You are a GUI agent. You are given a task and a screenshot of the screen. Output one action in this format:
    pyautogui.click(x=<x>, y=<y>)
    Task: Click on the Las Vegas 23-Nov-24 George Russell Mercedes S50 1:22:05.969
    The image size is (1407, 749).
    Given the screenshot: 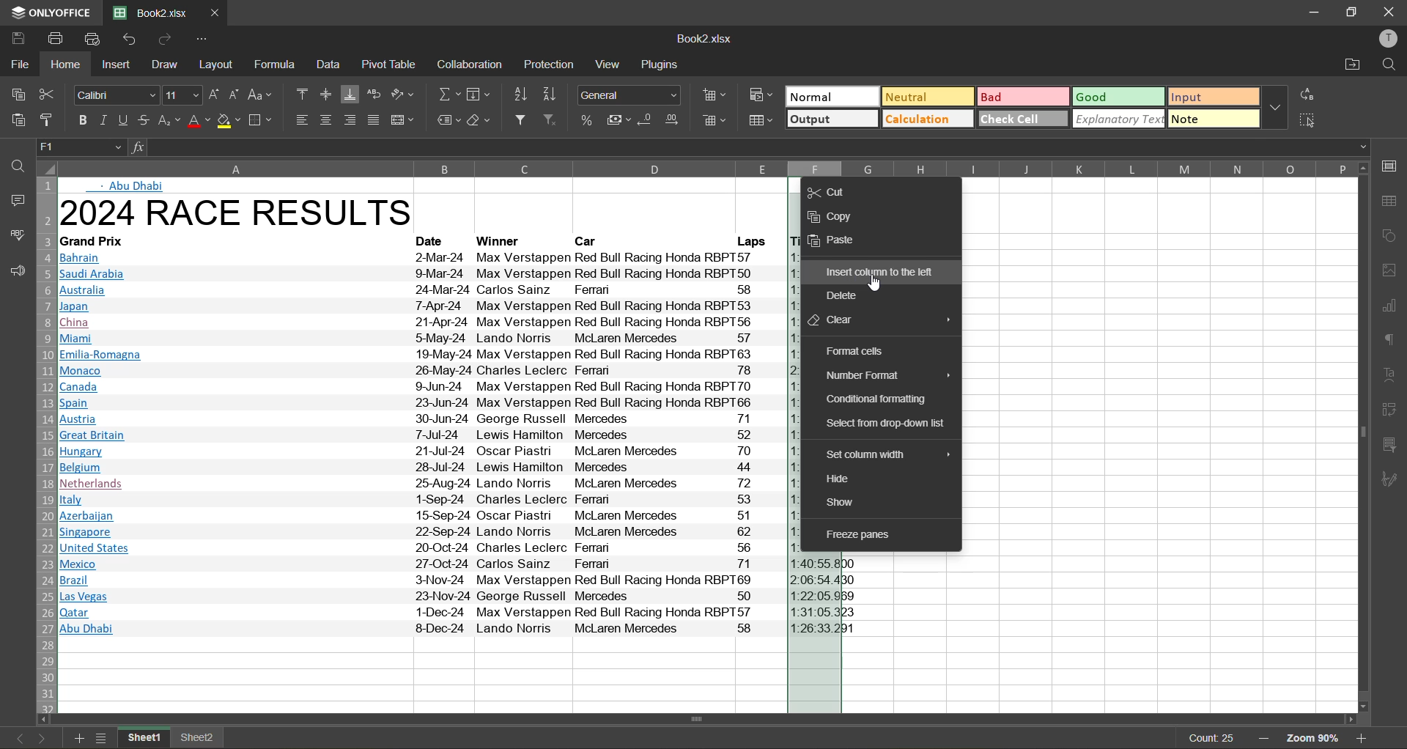 What is the action you would take?
    pyautogui.click(x=462, y=597)
    